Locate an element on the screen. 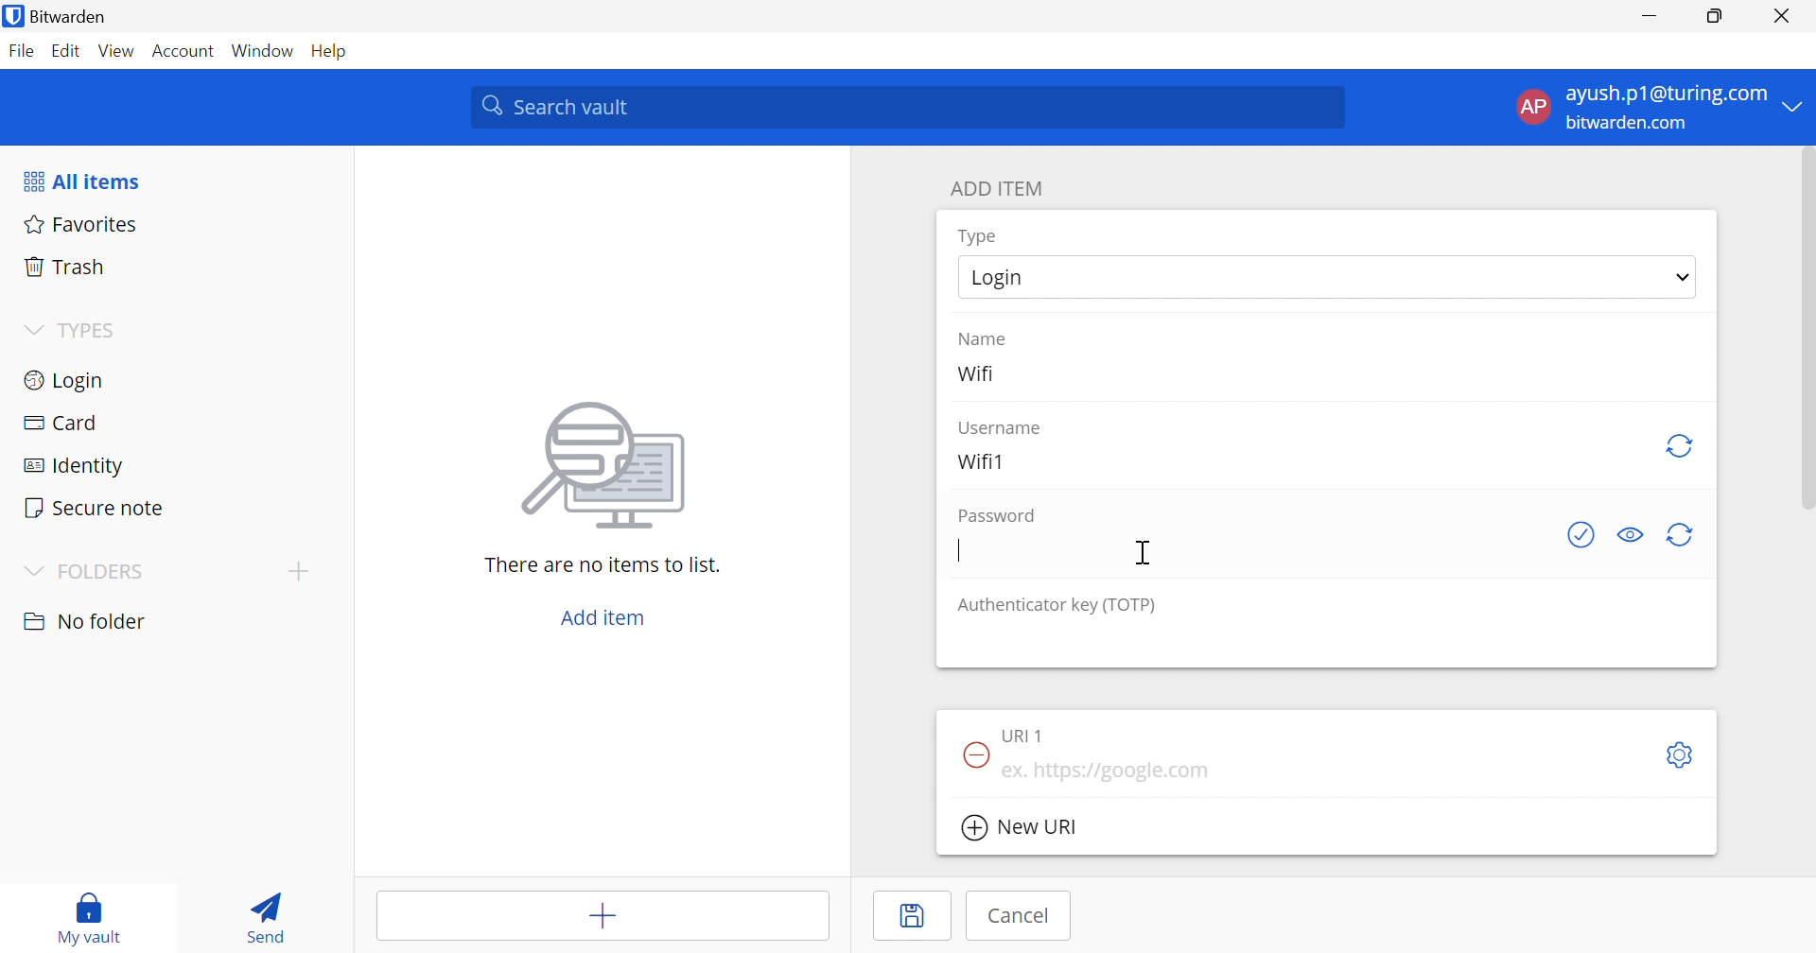 Image resolution: width=1816 pixels, height=953 pixels. Type is located at coordinates (980, 237).